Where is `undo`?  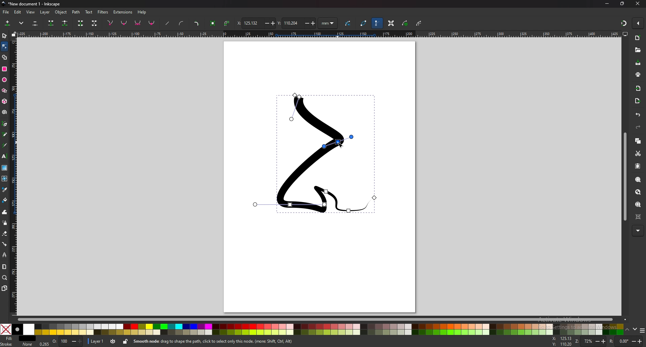 undo is located at coordinates (637, 115).